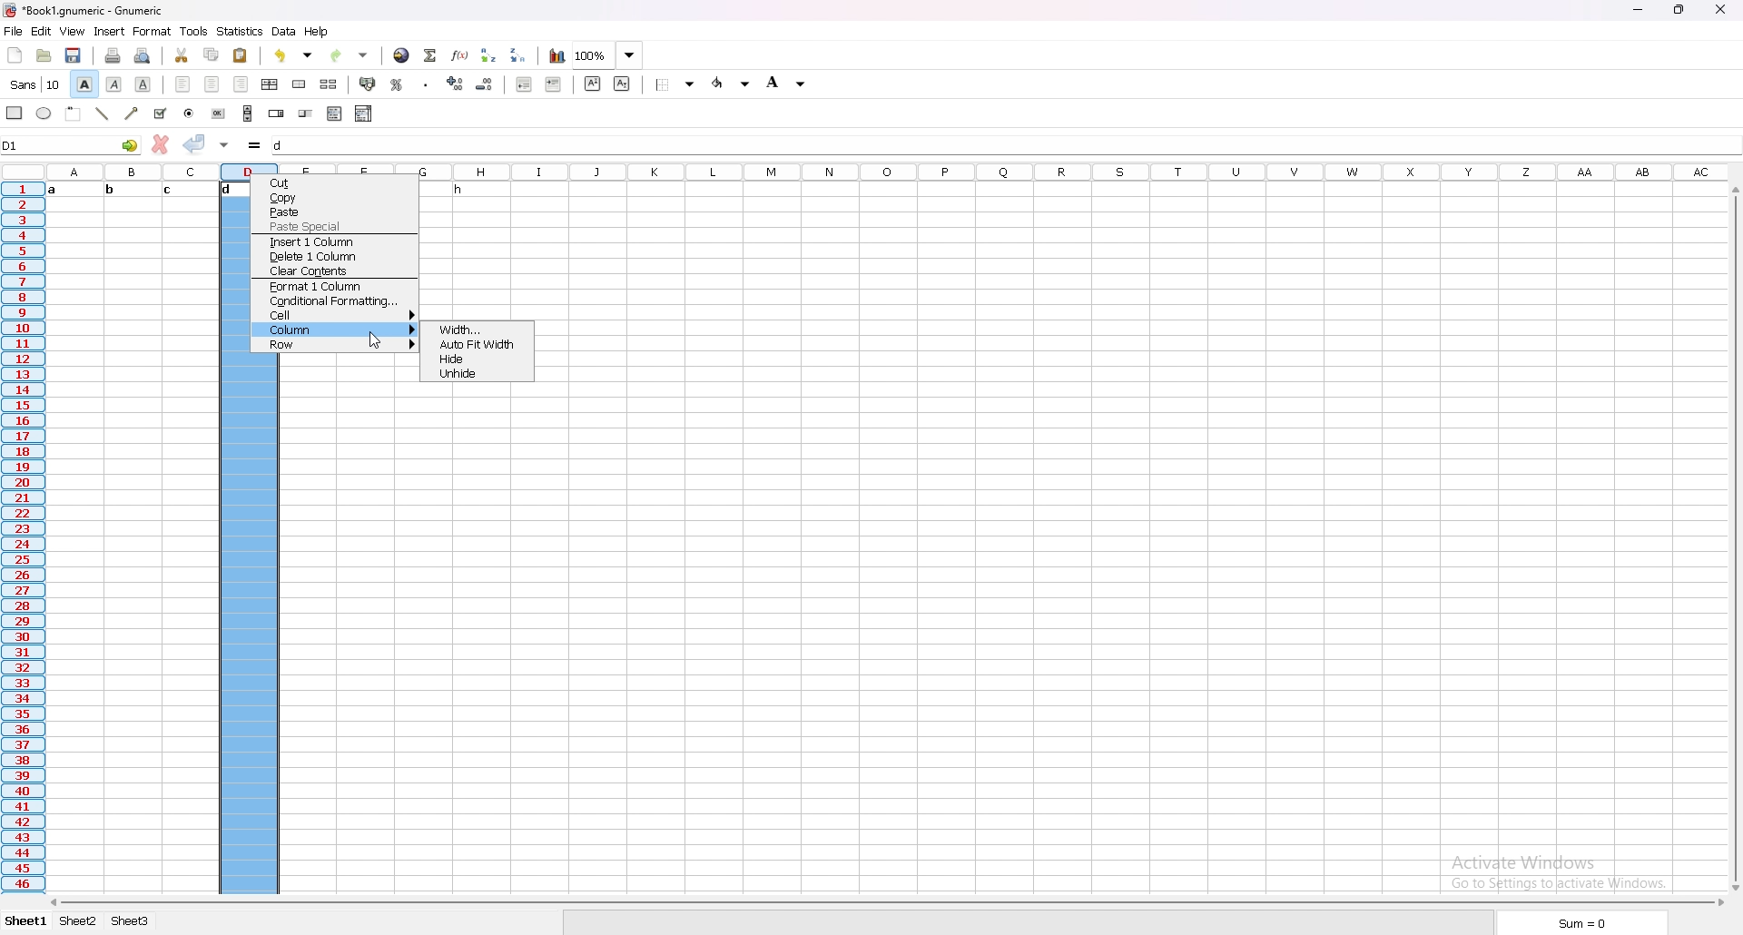 This screenshot has width=1743, height=935. Describe the element at coordinates (334, 271) in the screenshot. I see `clear contents` at that location.